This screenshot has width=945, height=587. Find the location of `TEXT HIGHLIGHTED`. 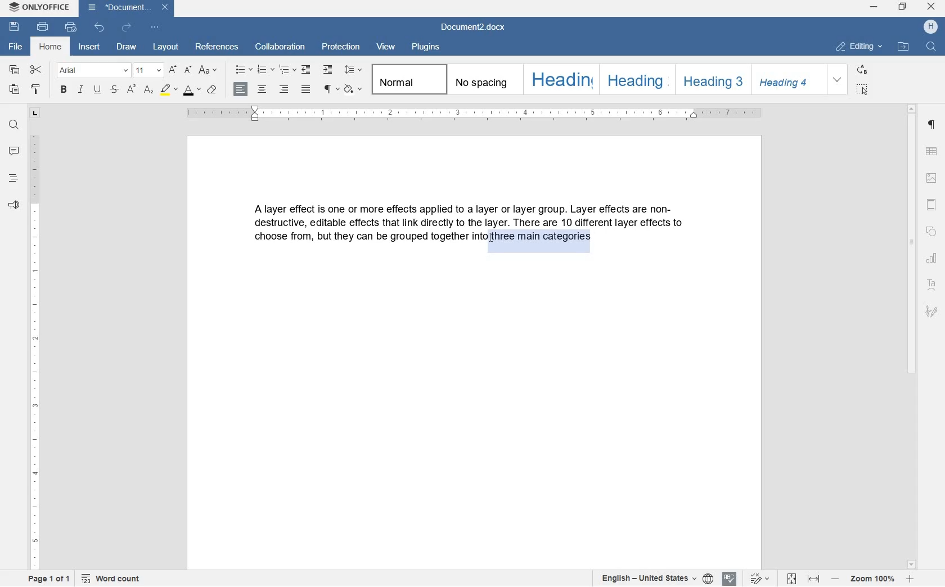

TEXT HIGHLIGHTED is located at coordinates (541, 241).